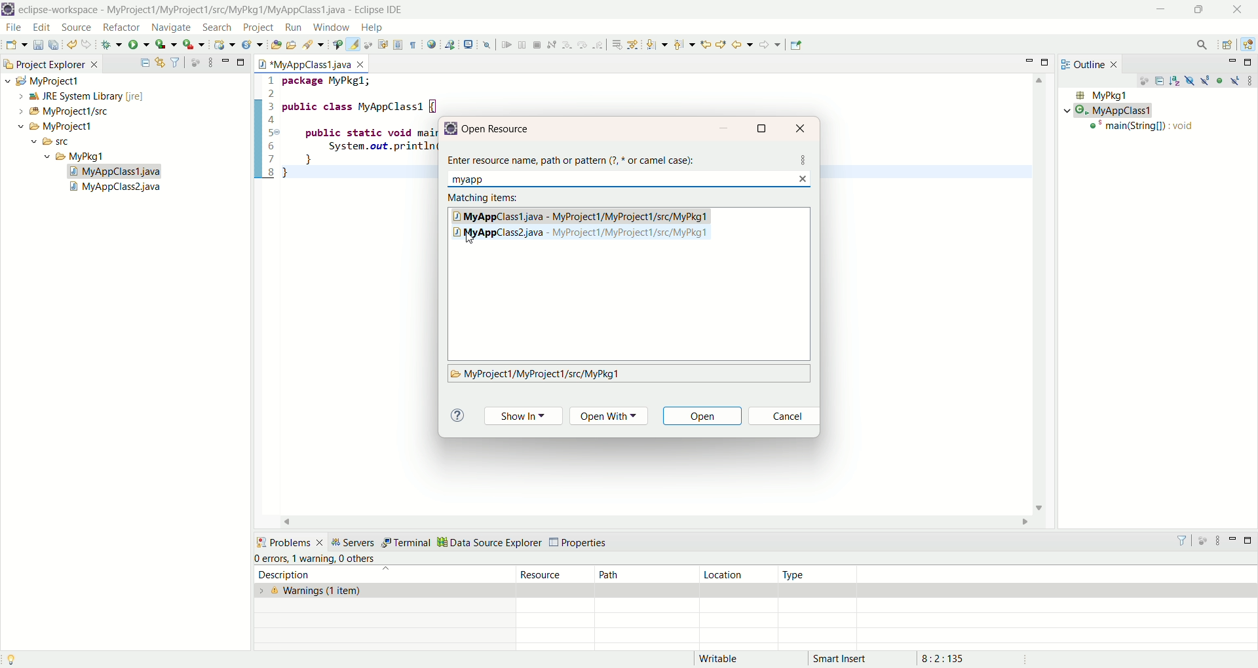 The height and width of the screenshot is (668, 1258). I want to click on undo, so click(73, 45).